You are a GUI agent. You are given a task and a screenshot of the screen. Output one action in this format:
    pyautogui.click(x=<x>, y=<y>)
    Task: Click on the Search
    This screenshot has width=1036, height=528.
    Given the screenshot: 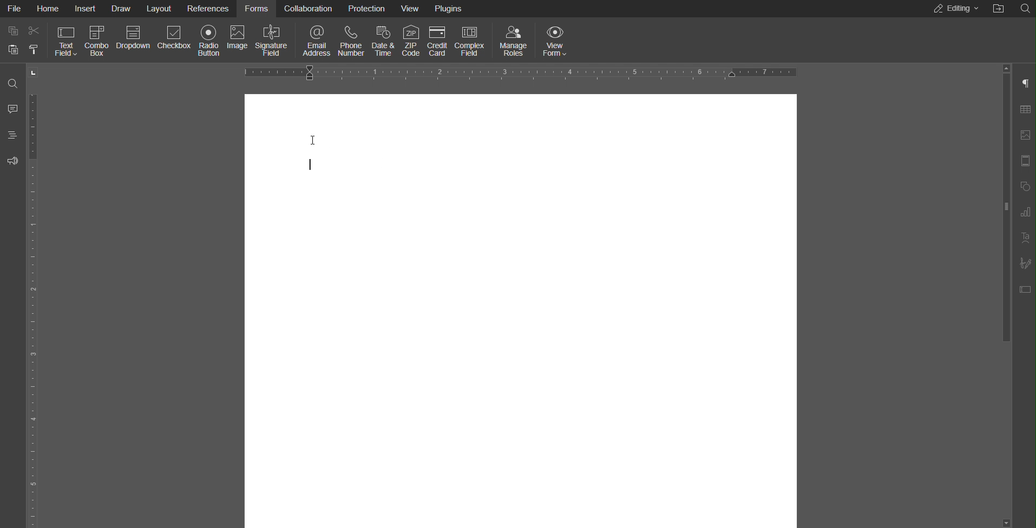 What is the action you would take?
    pyautogui.click(x=12, y=84)
    